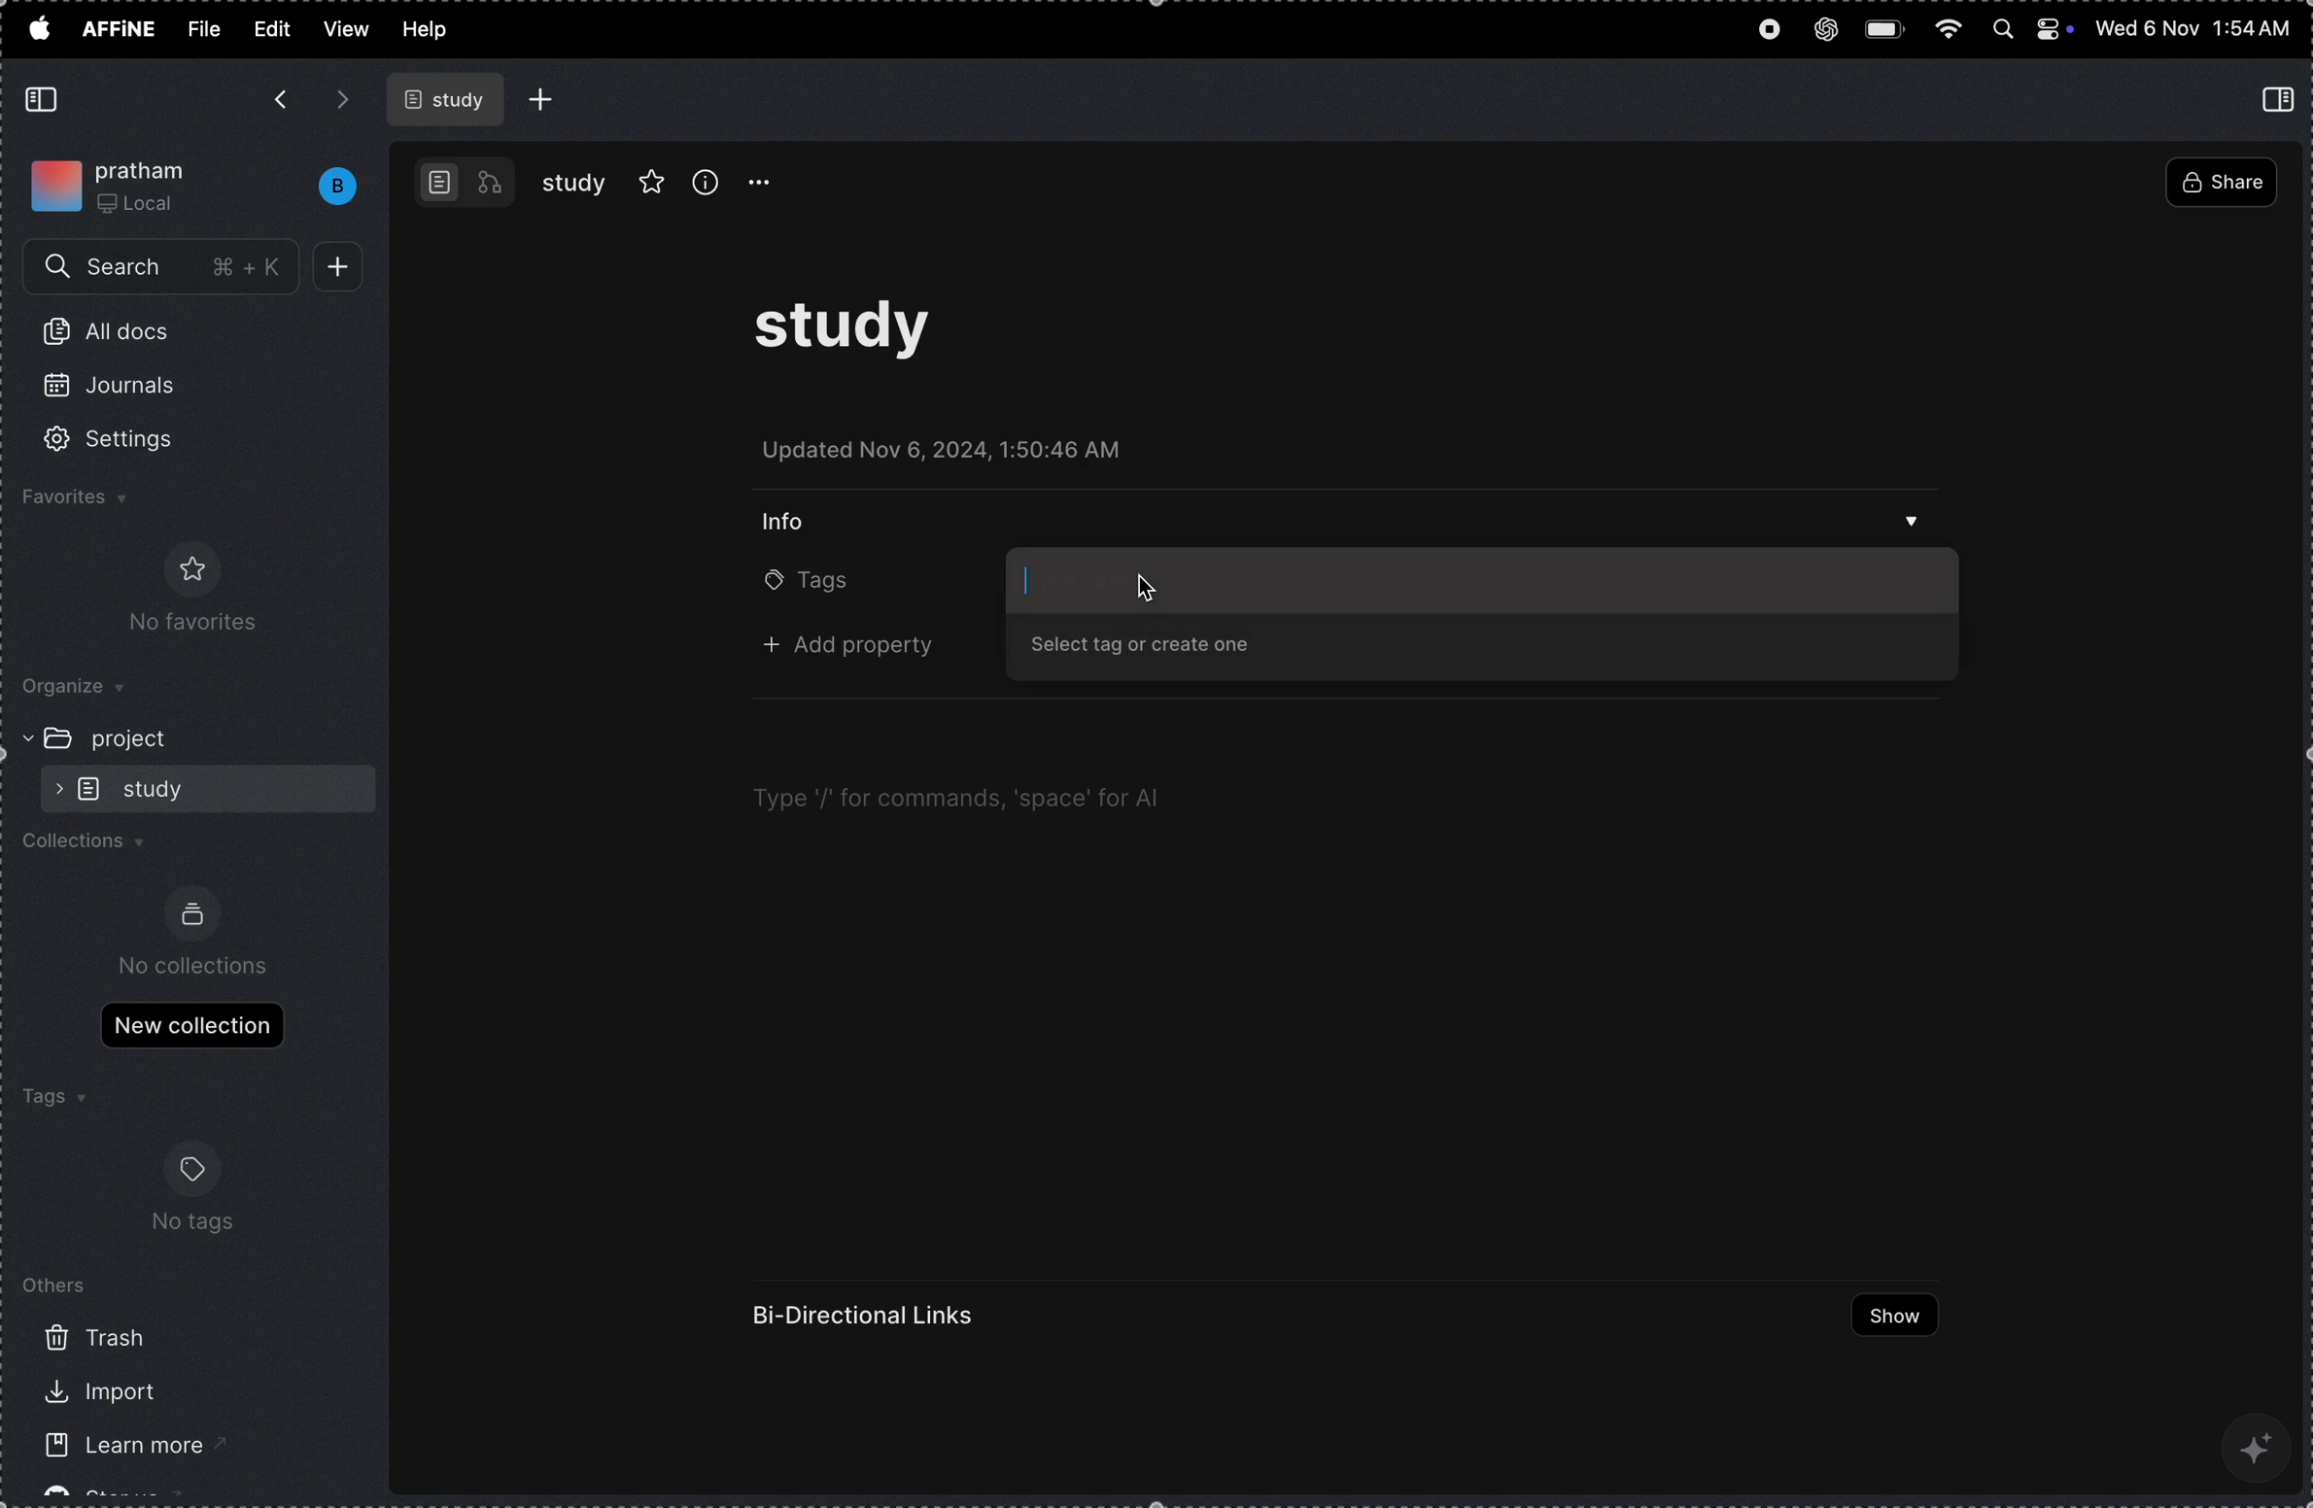 The width and height of the screenshot is (2313, 1508). I want to click on cursor, so click(1147, 588).